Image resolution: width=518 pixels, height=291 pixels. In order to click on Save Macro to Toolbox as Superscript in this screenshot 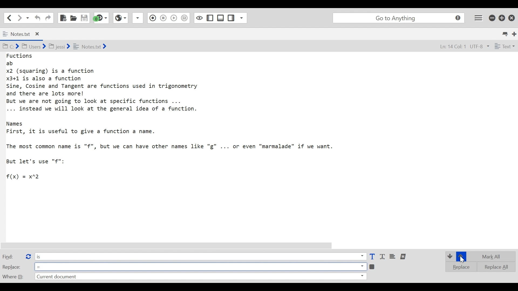, I will do `click(175, 17)`.